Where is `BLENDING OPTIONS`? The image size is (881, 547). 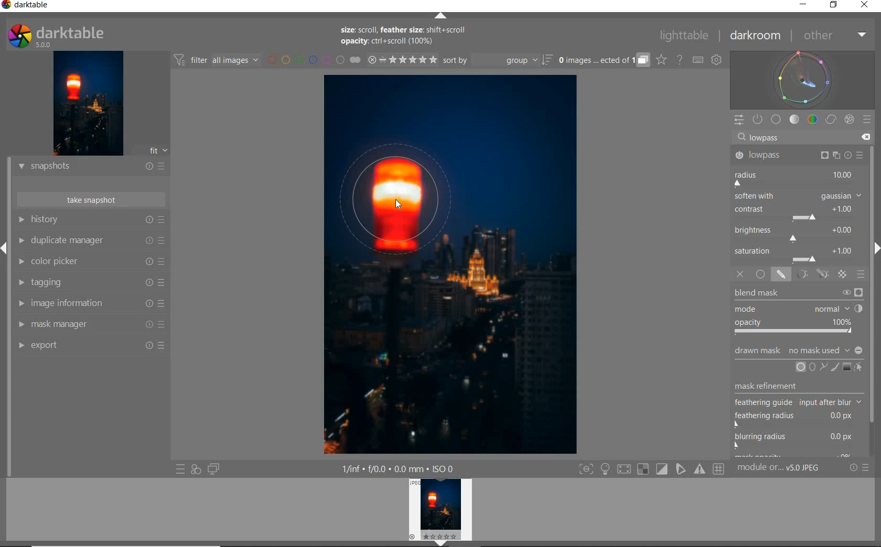 BLENDING OPTIONS is located at coordinates (862, 275).